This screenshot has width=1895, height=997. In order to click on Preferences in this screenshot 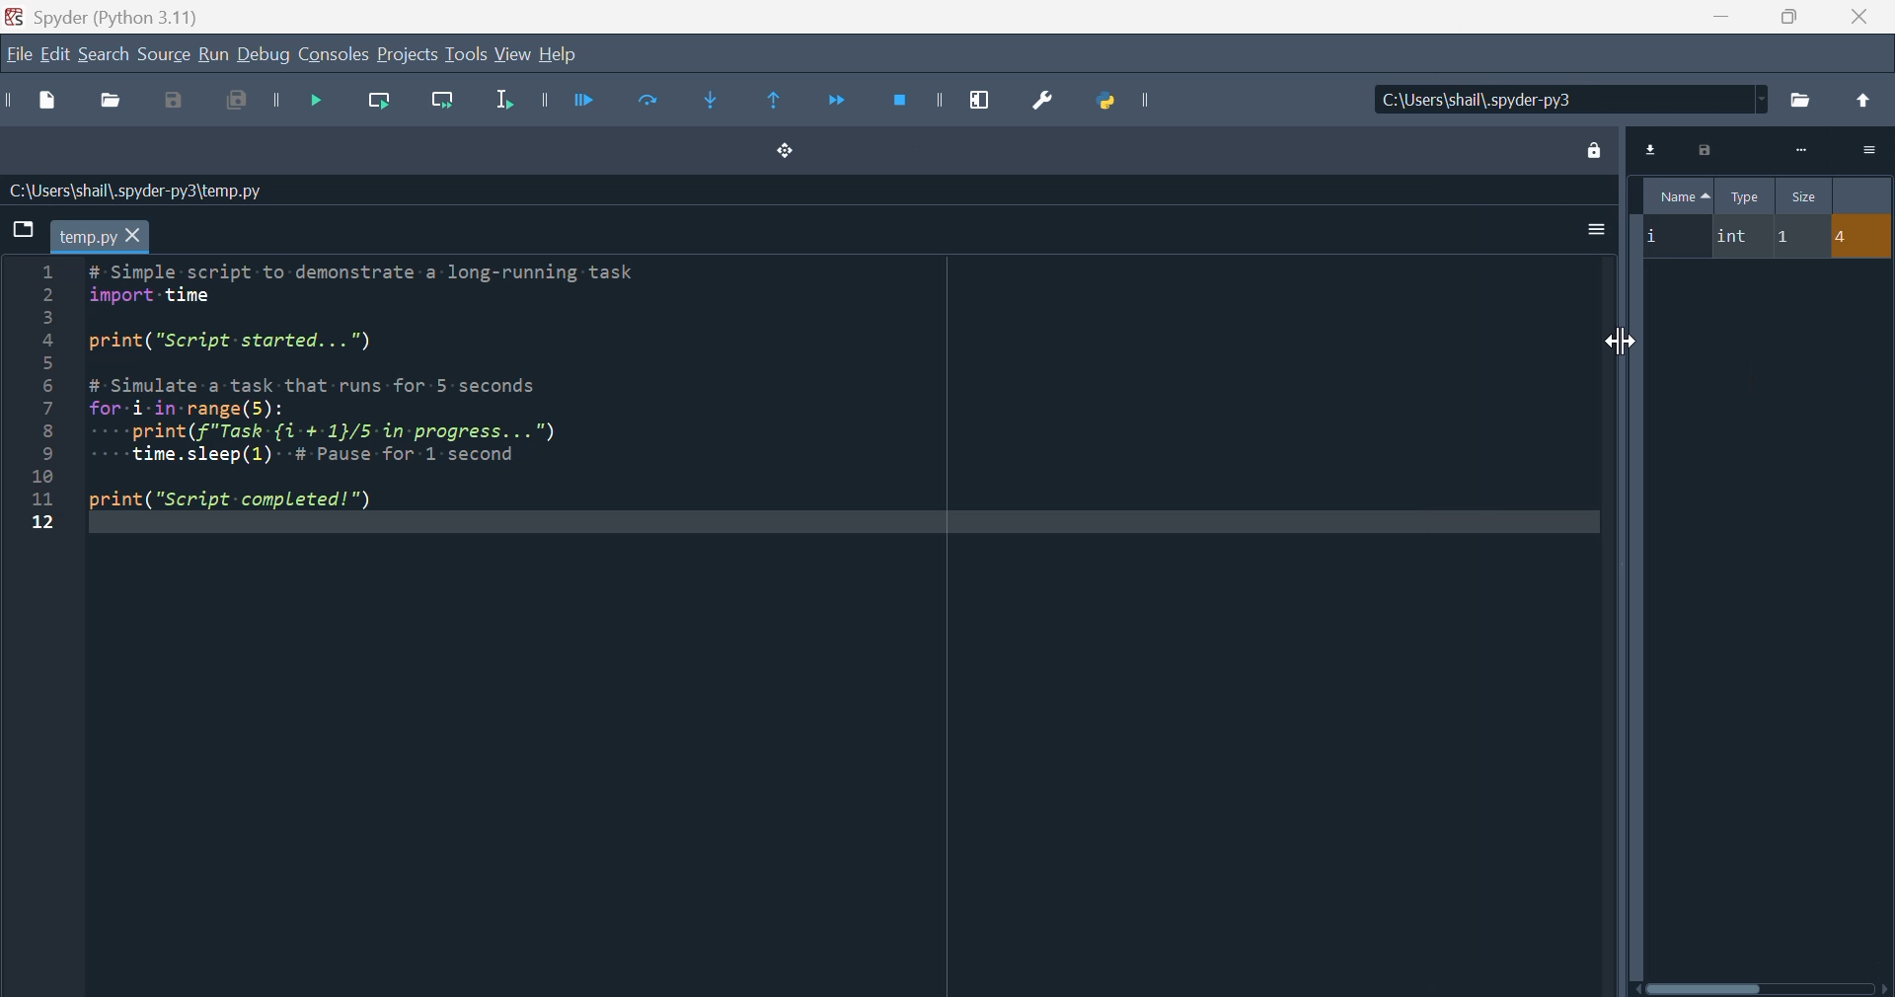, I will do `click(1036, 102)`.